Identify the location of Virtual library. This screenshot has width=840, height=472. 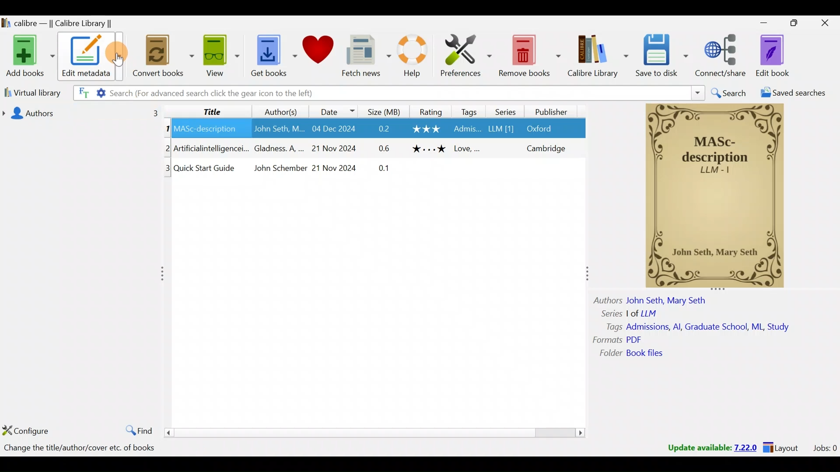
(32, 93).